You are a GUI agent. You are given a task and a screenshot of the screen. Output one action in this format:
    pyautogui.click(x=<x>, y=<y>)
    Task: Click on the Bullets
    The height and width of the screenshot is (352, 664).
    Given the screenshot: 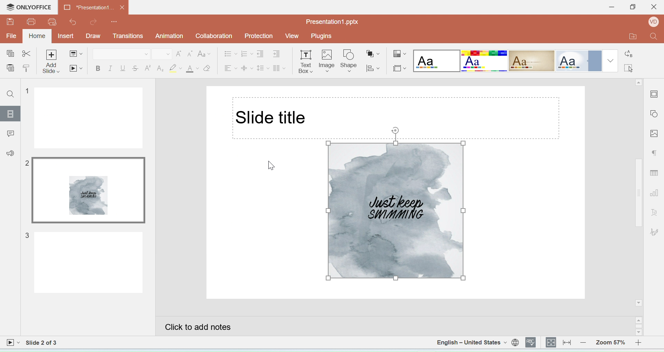 What is the action you would take?
    pyautogui.click(x=231, y=53)
    